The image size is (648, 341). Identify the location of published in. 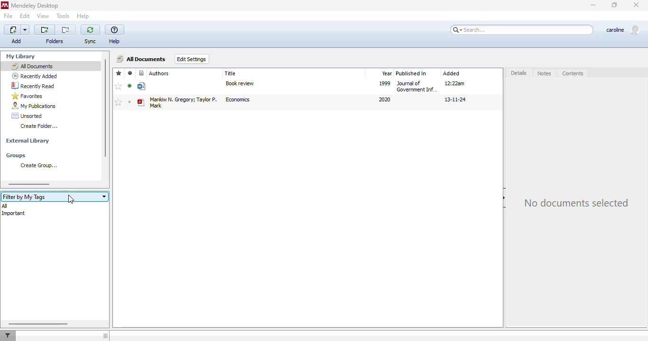
(411, 73).